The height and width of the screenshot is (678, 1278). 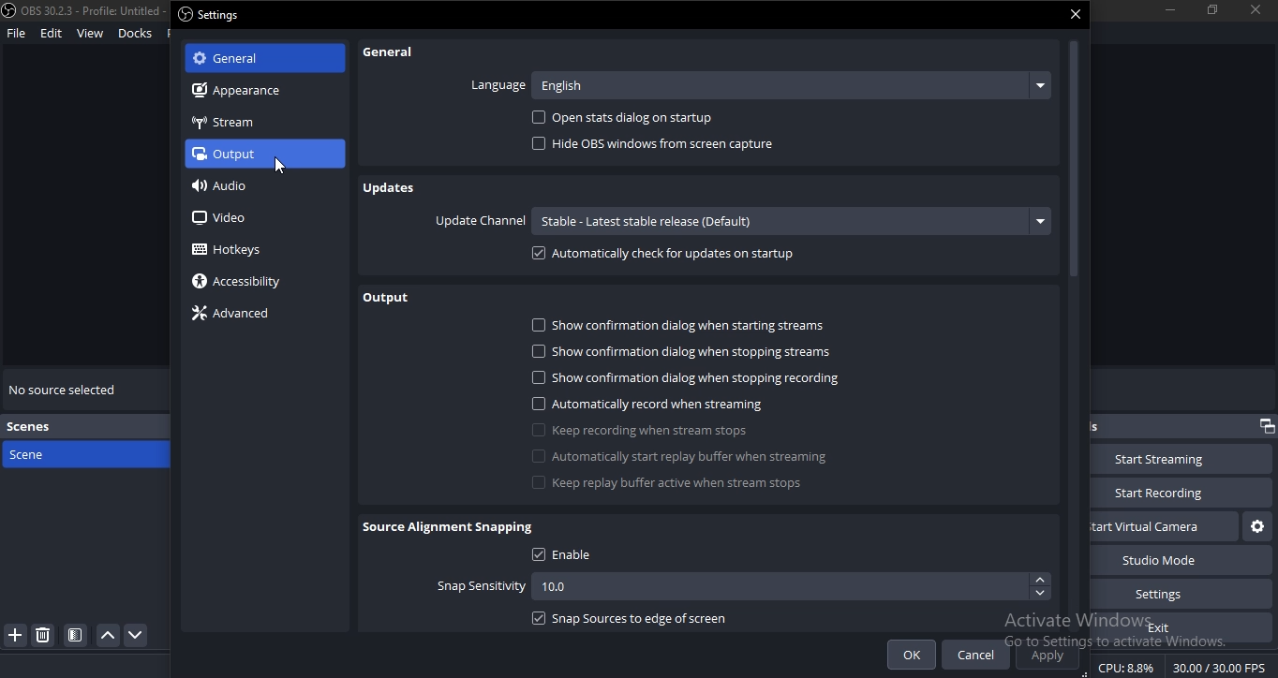 I want to click on exit, so click(x=1164, y=627).